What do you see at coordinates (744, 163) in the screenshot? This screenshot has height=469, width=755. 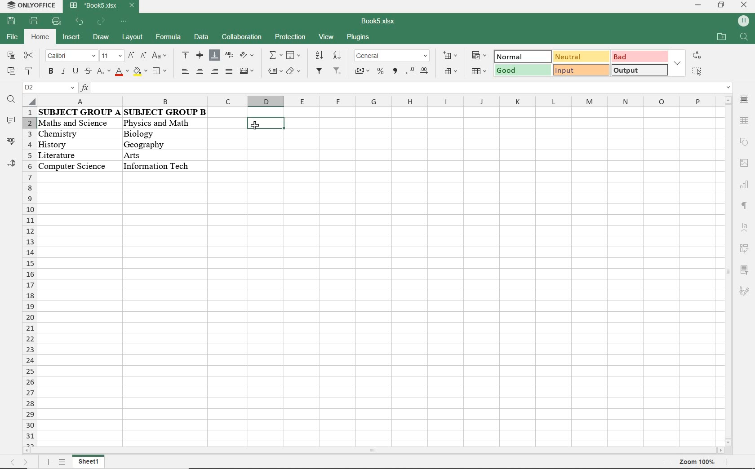 I see `image` at bounding box center [744, 163].